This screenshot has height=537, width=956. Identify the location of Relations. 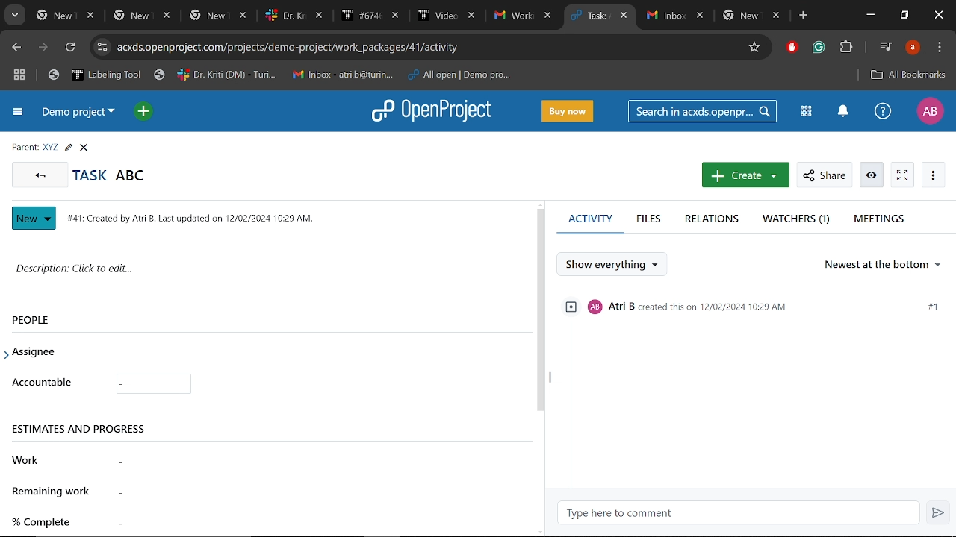
(712, 219).